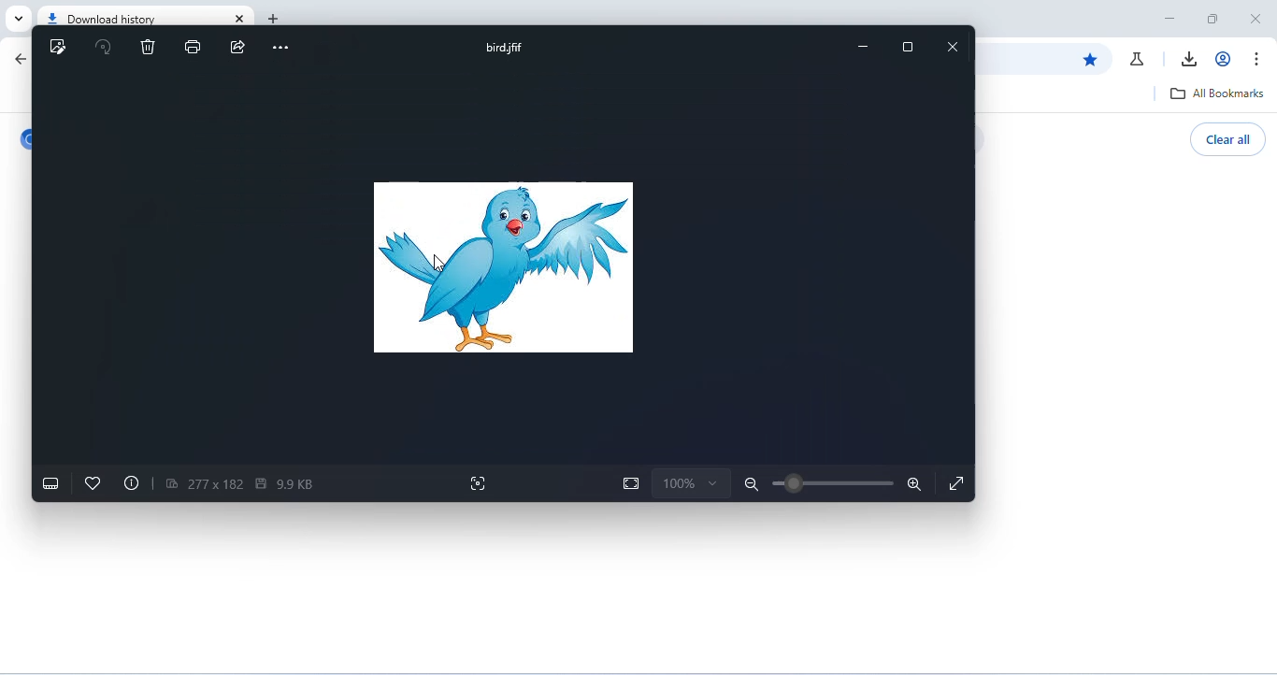 This screenshot has width=1277, height=675. I want to click on edit bookmark, so click(1090, 60).